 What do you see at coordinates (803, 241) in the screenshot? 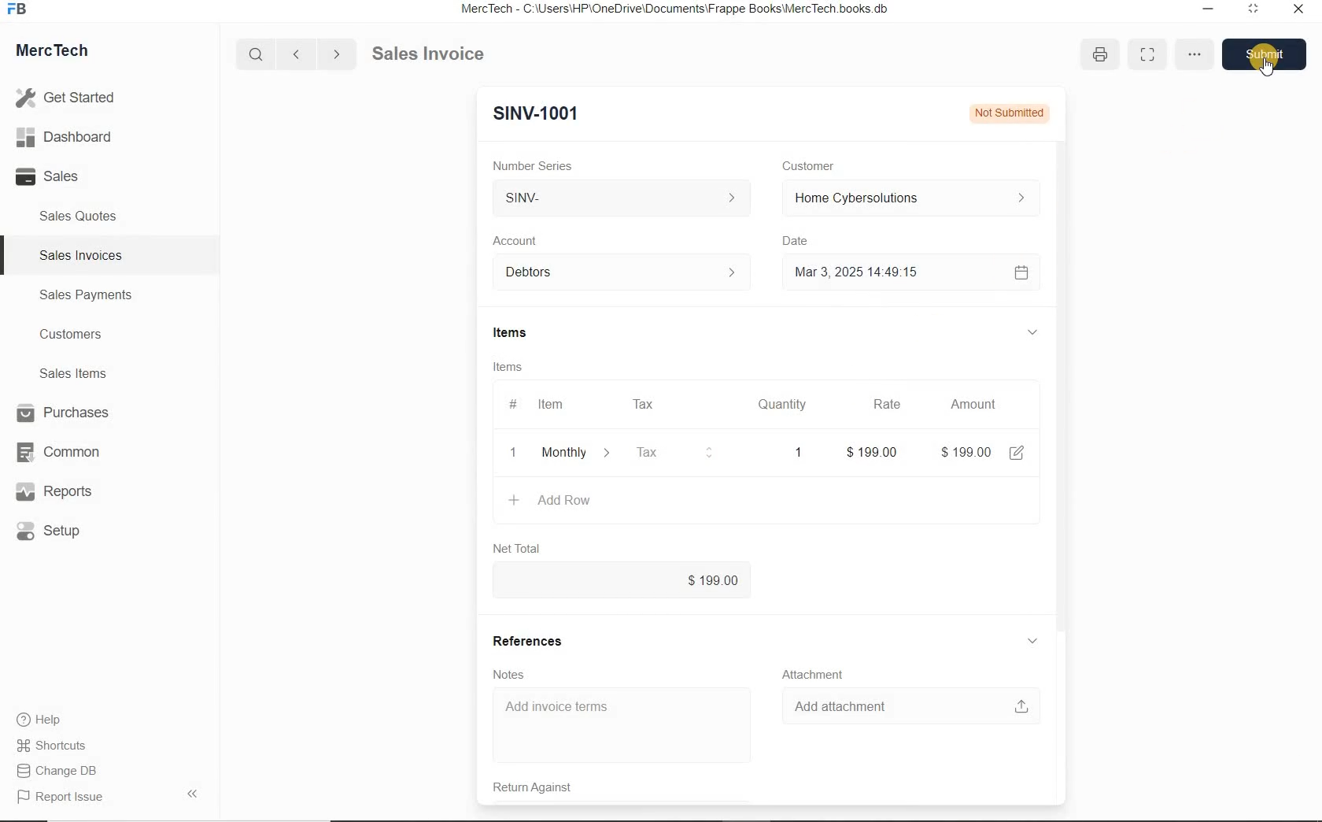
I see `Date` at bounding box center [803, 241].